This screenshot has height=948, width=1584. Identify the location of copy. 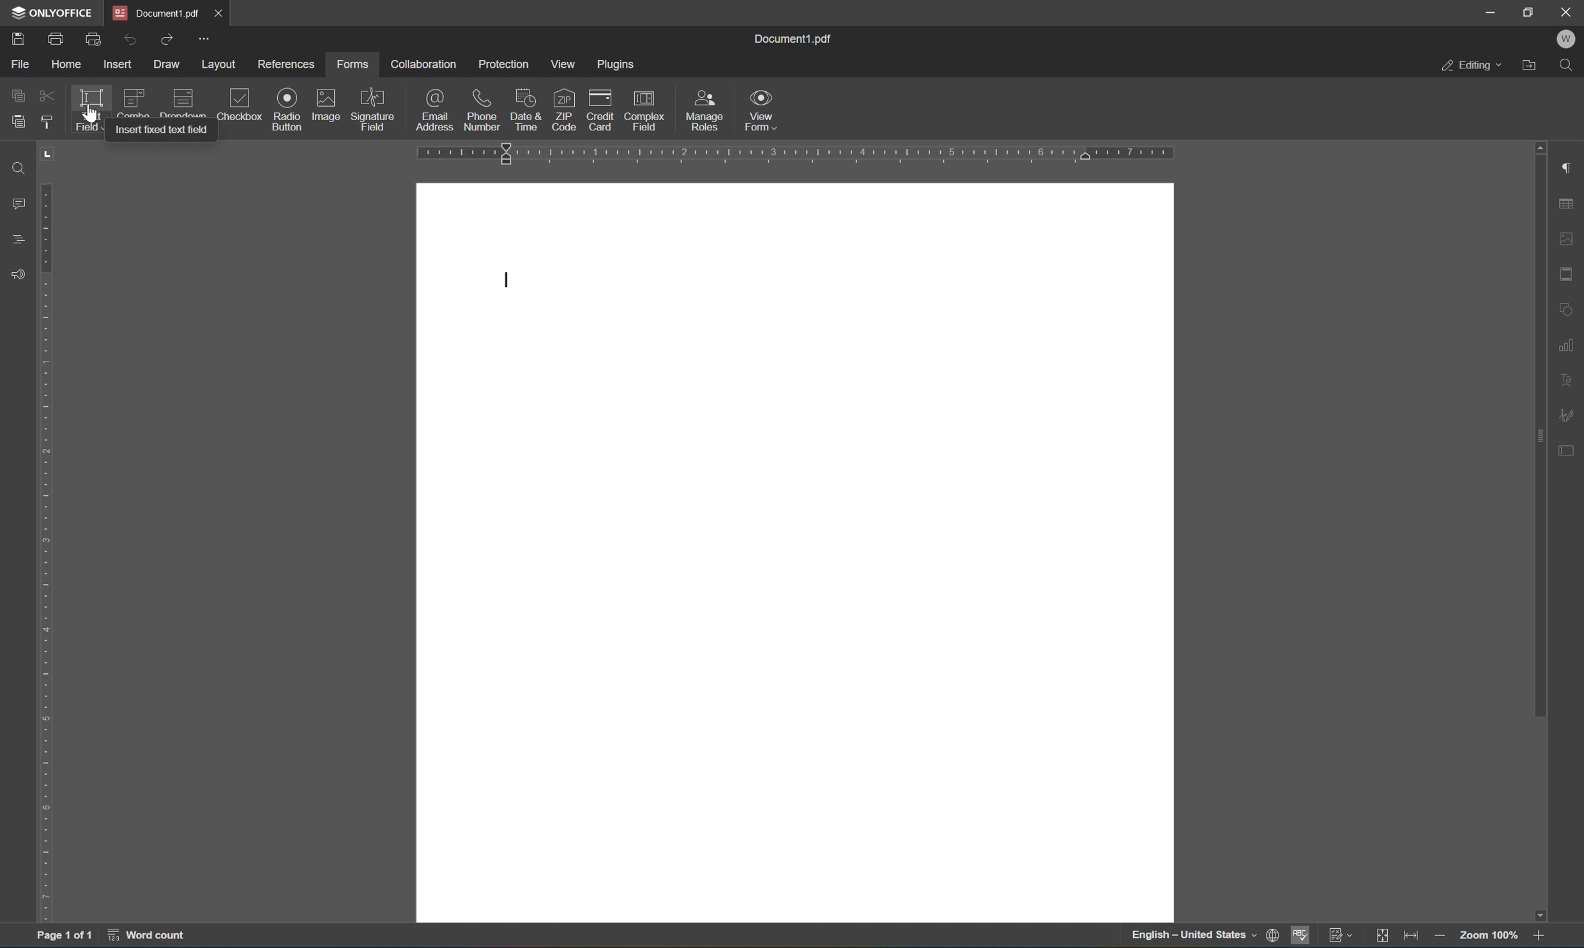
(18, 97).